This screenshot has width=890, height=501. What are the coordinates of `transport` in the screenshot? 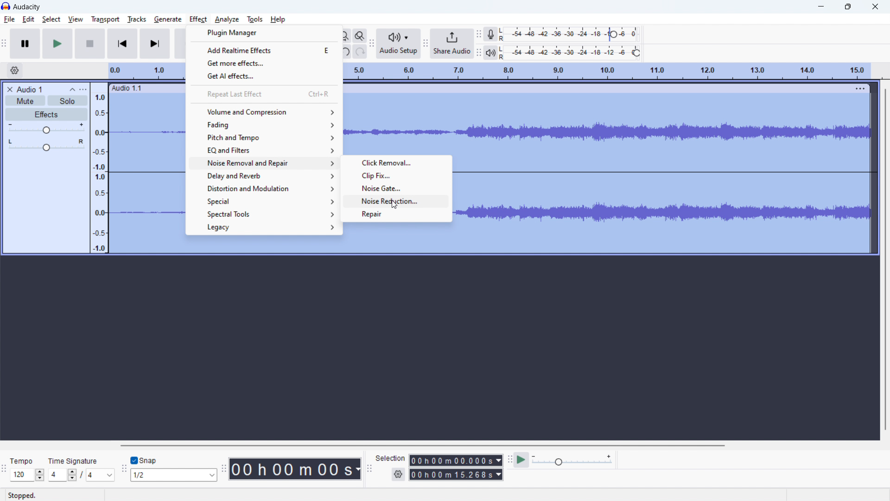 It's located at (105, 20).